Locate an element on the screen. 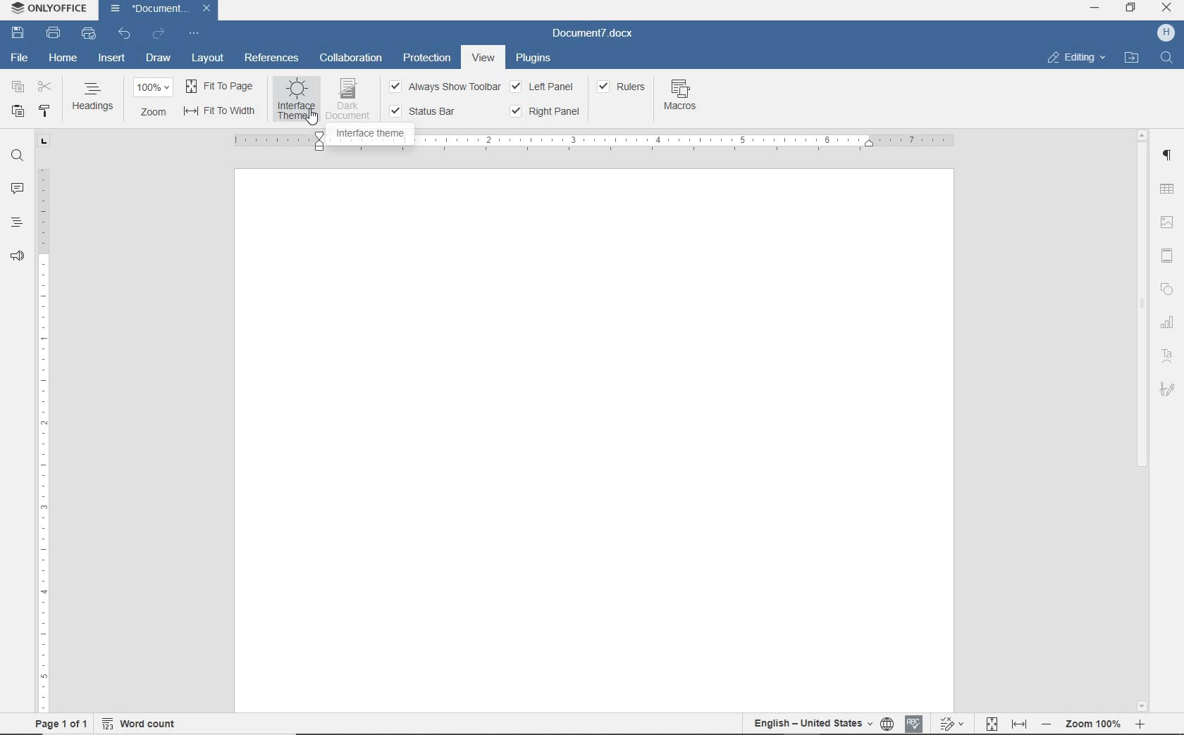  PLUGINS is located at coordinates (538, 60).